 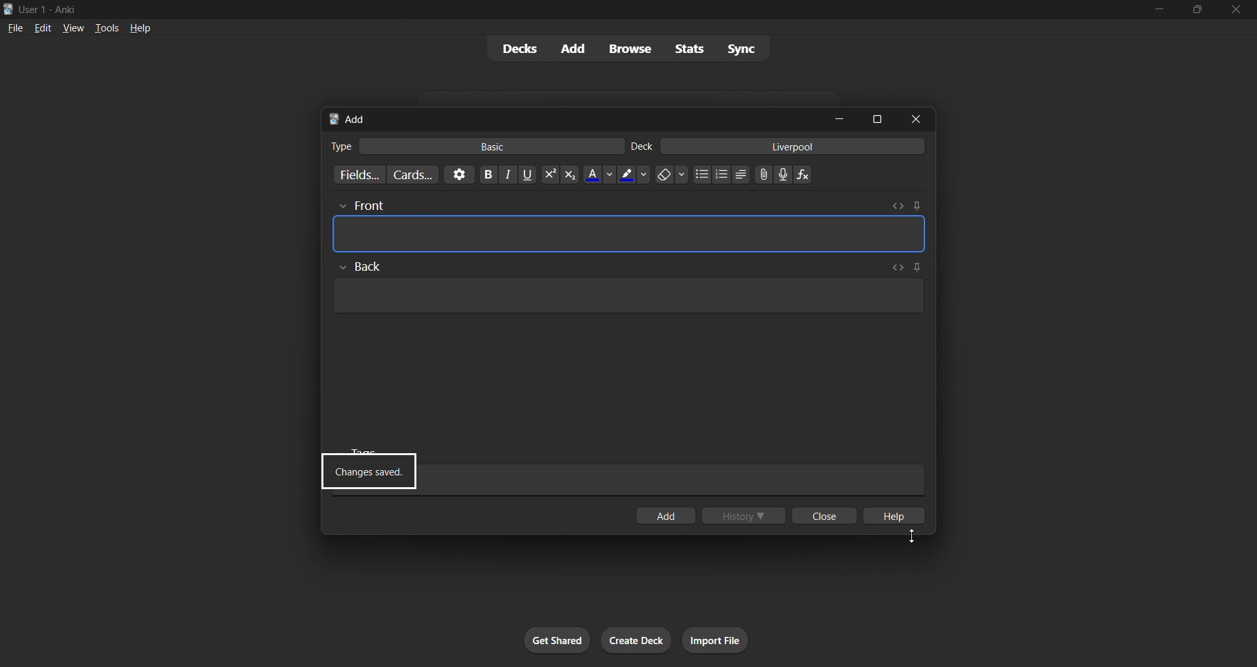 What do you see at coordinates (350, 119) in the screenshot?
I see `add` at bounding box center [350, 119].